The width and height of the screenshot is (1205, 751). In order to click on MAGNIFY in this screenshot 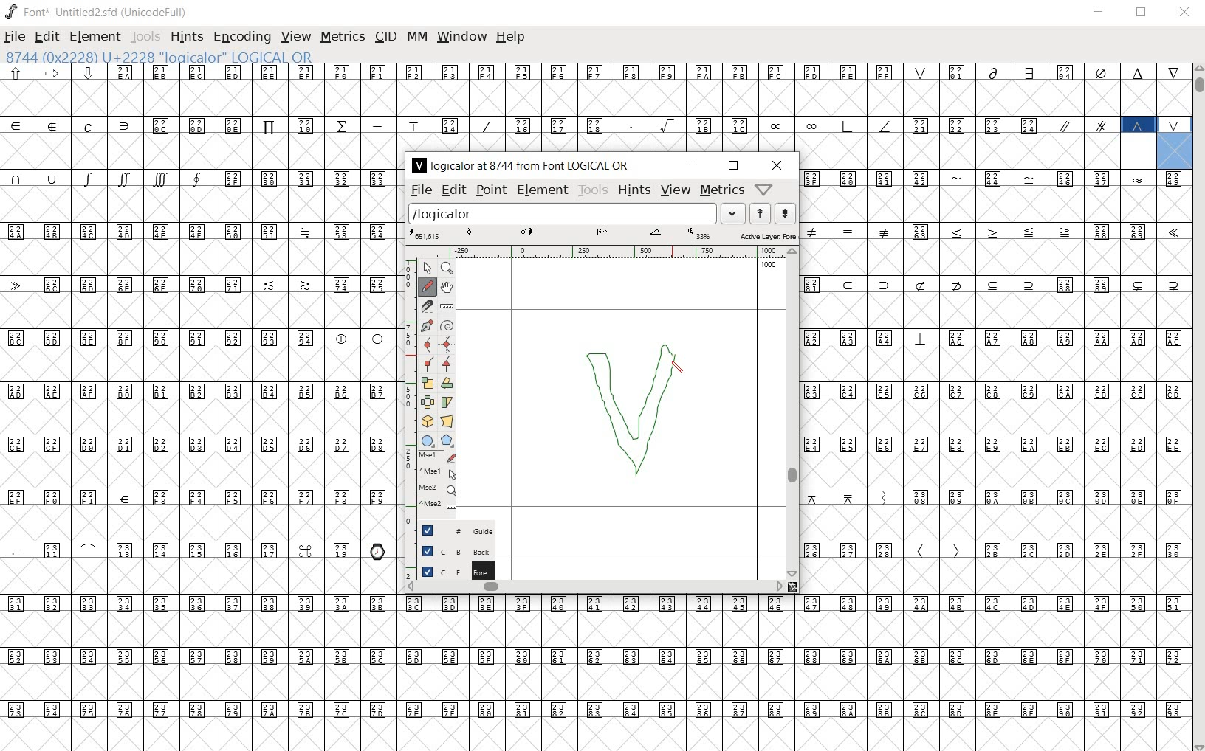, I will do `click(448, 269)`.